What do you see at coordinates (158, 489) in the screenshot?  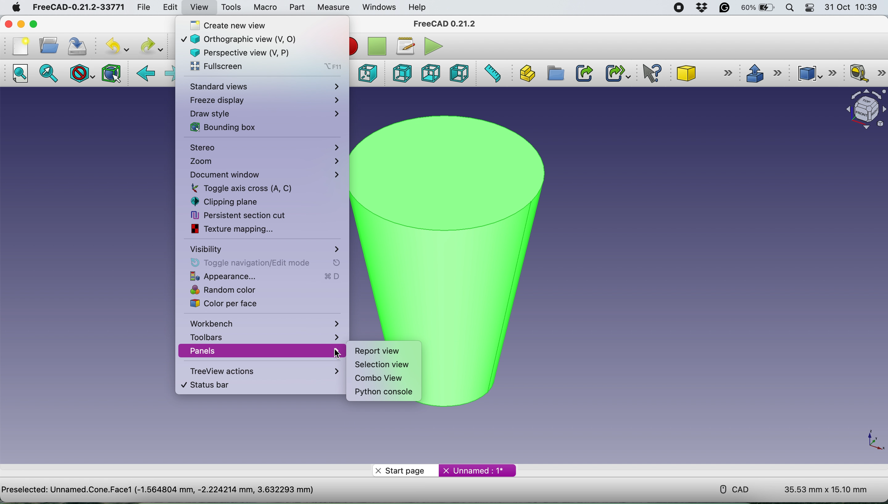 I see `preselected: unnamed.cone.face1 (-1.564804 mm, -2.224214 mm, 3.632293 mm)` at bounding box center [158, 489].